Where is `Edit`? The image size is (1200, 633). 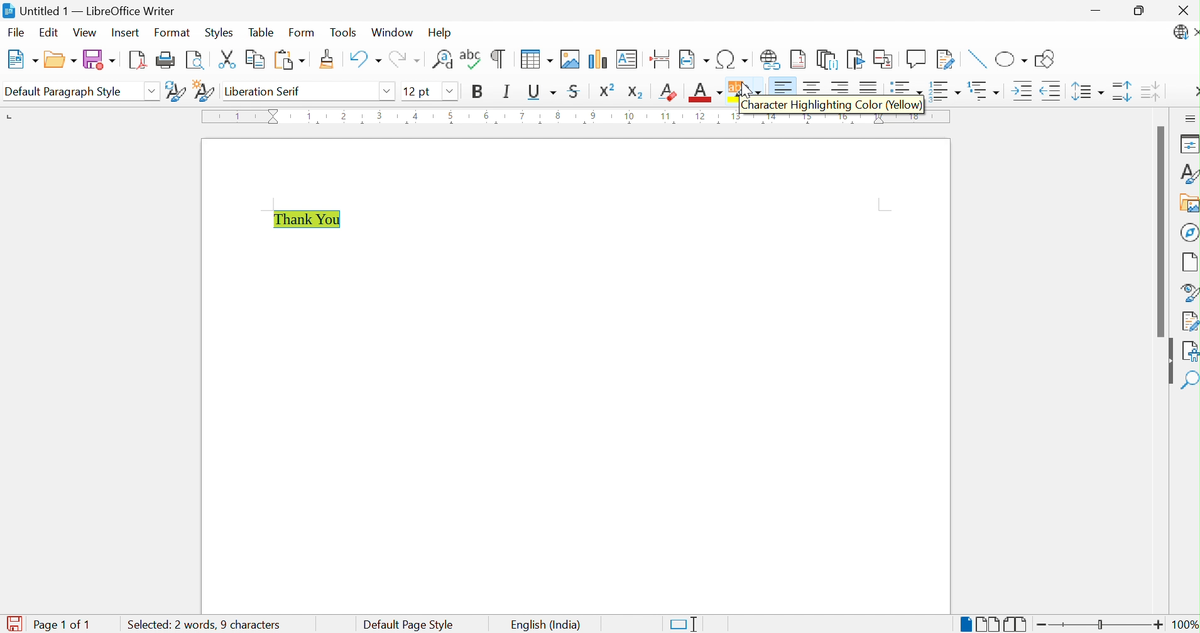
Edit is located at coordinates (50, 33).